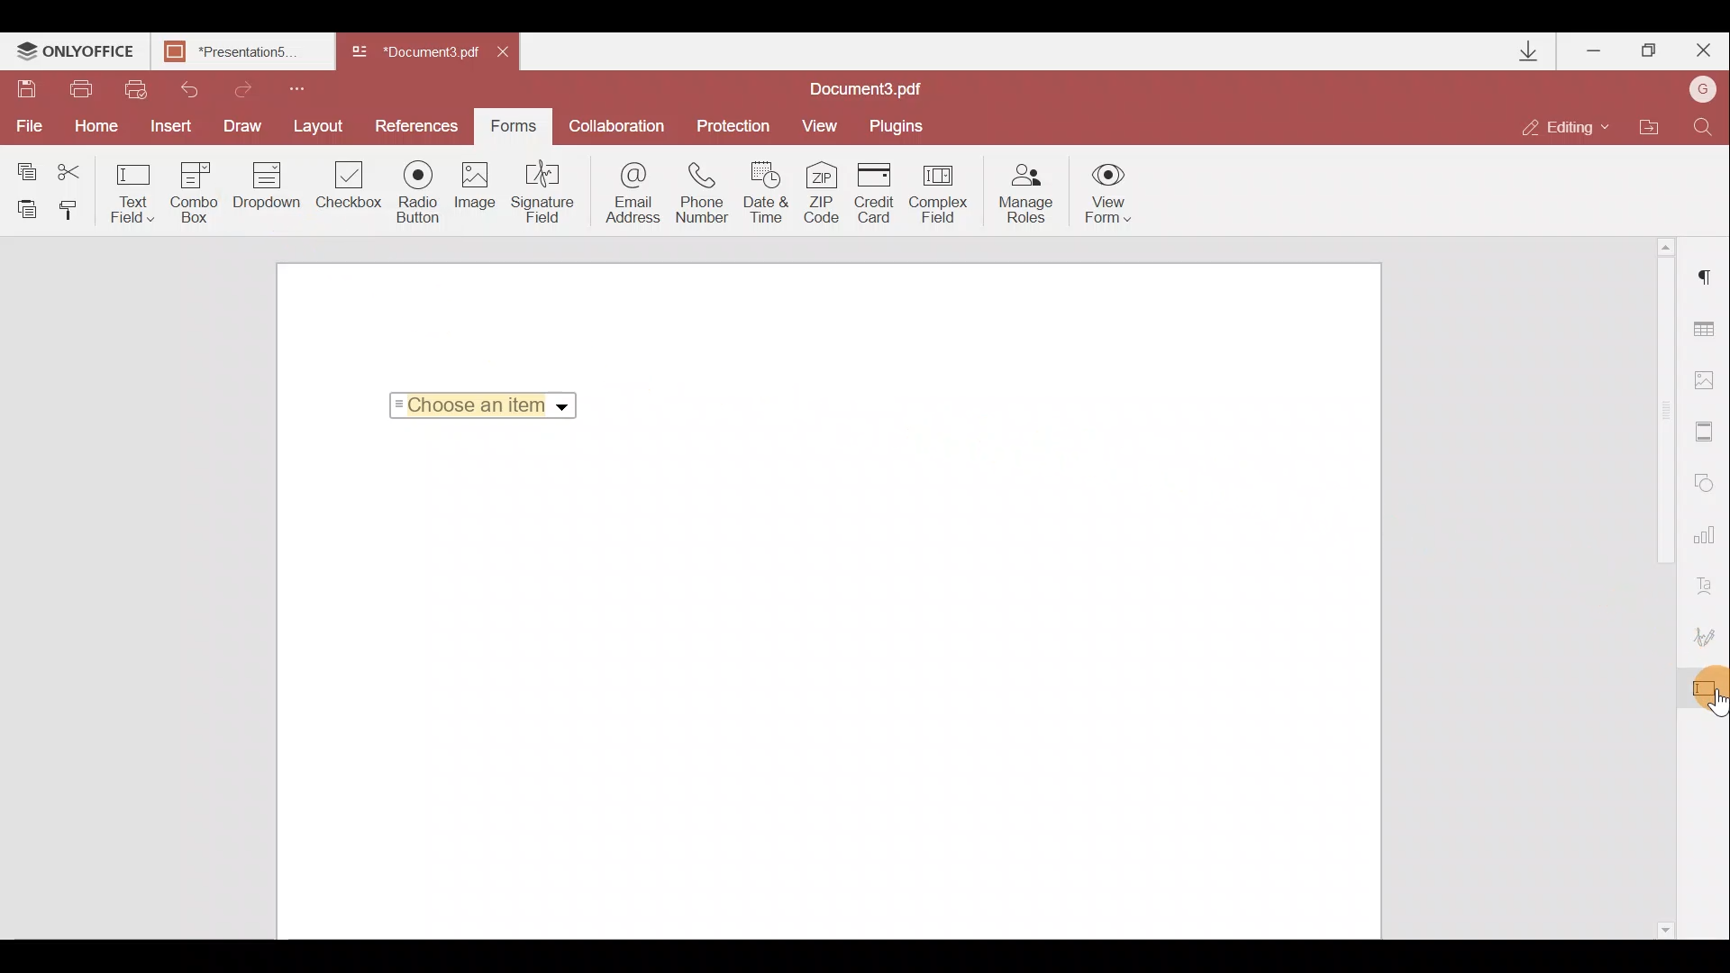  I want to click on Copy, so click(22, 165).